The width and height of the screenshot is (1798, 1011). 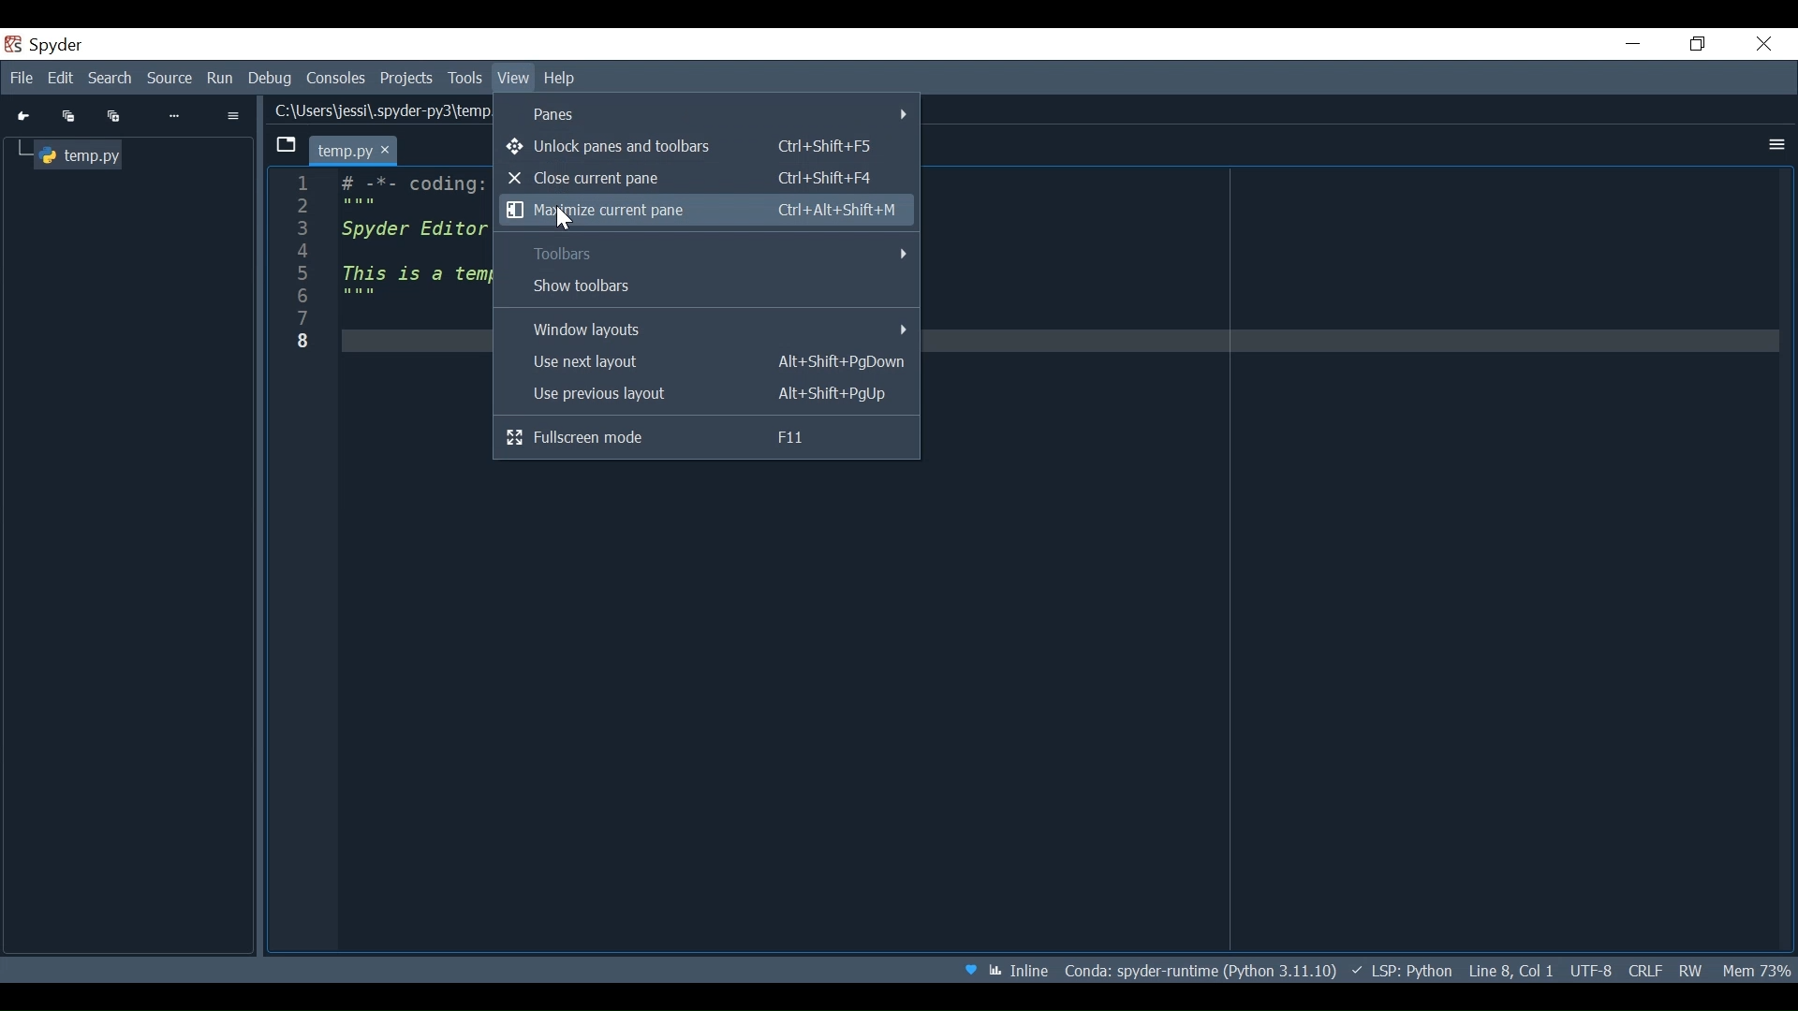 I want to click on Fullscreen mode, so click(x=707, y=437).